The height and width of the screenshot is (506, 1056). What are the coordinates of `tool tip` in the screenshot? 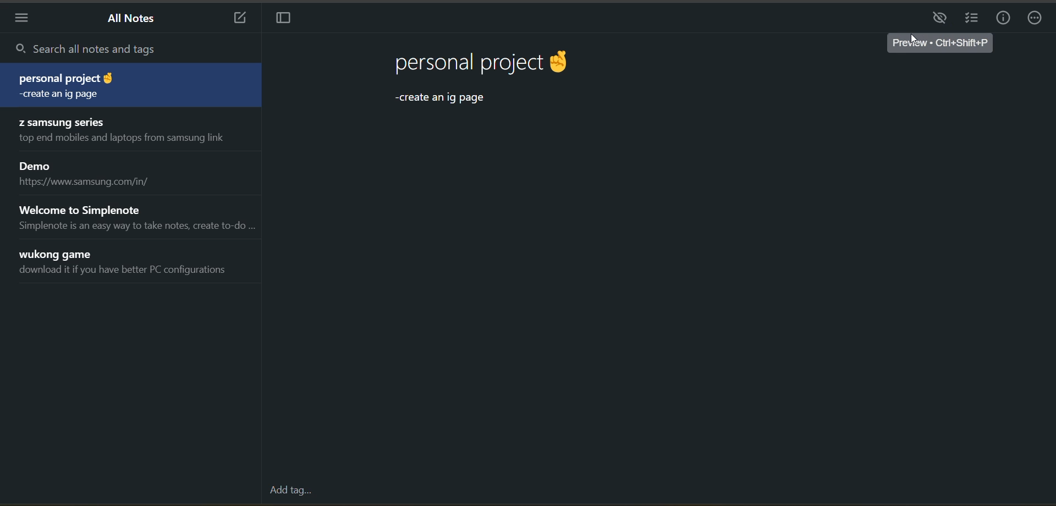 It's located at (943, 45).